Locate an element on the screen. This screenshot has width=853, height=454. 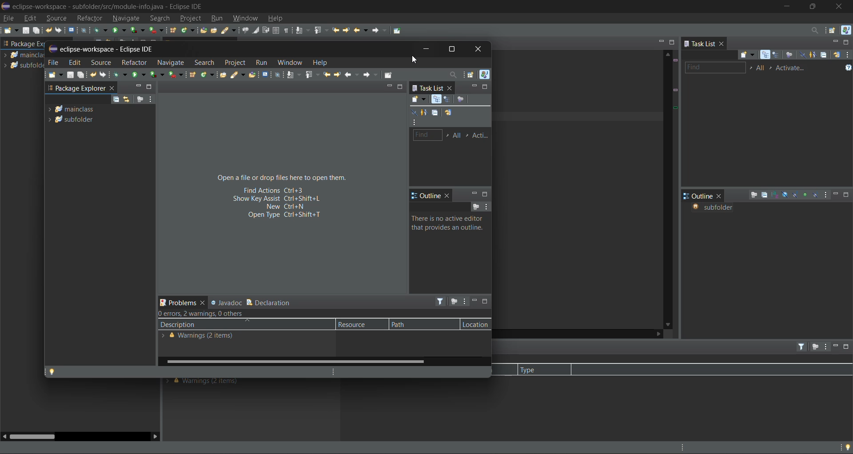
next annotation is located at coordinates (303, 30).